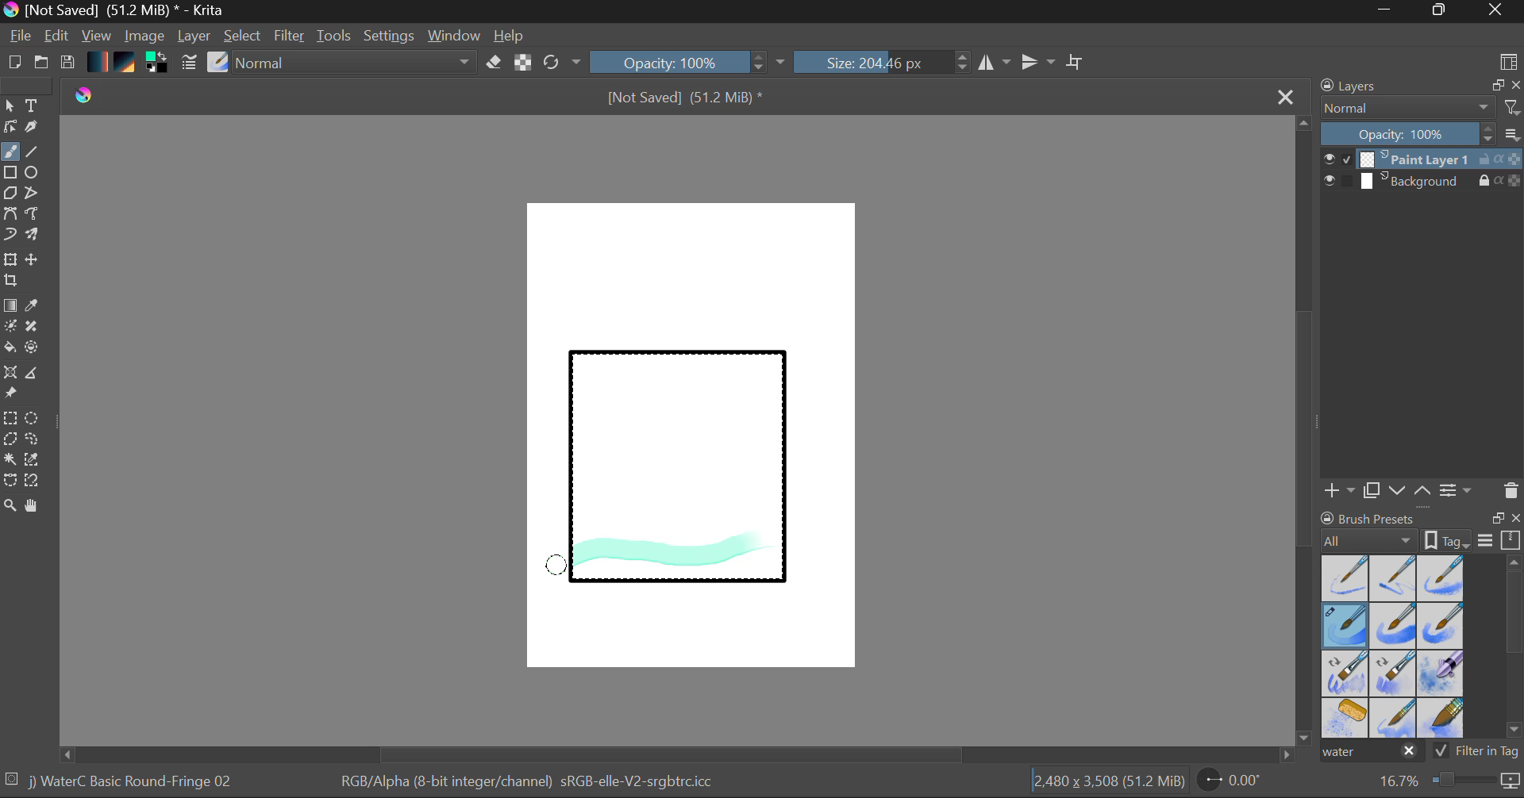  I want to click on Minimize, so click(1442, 11).